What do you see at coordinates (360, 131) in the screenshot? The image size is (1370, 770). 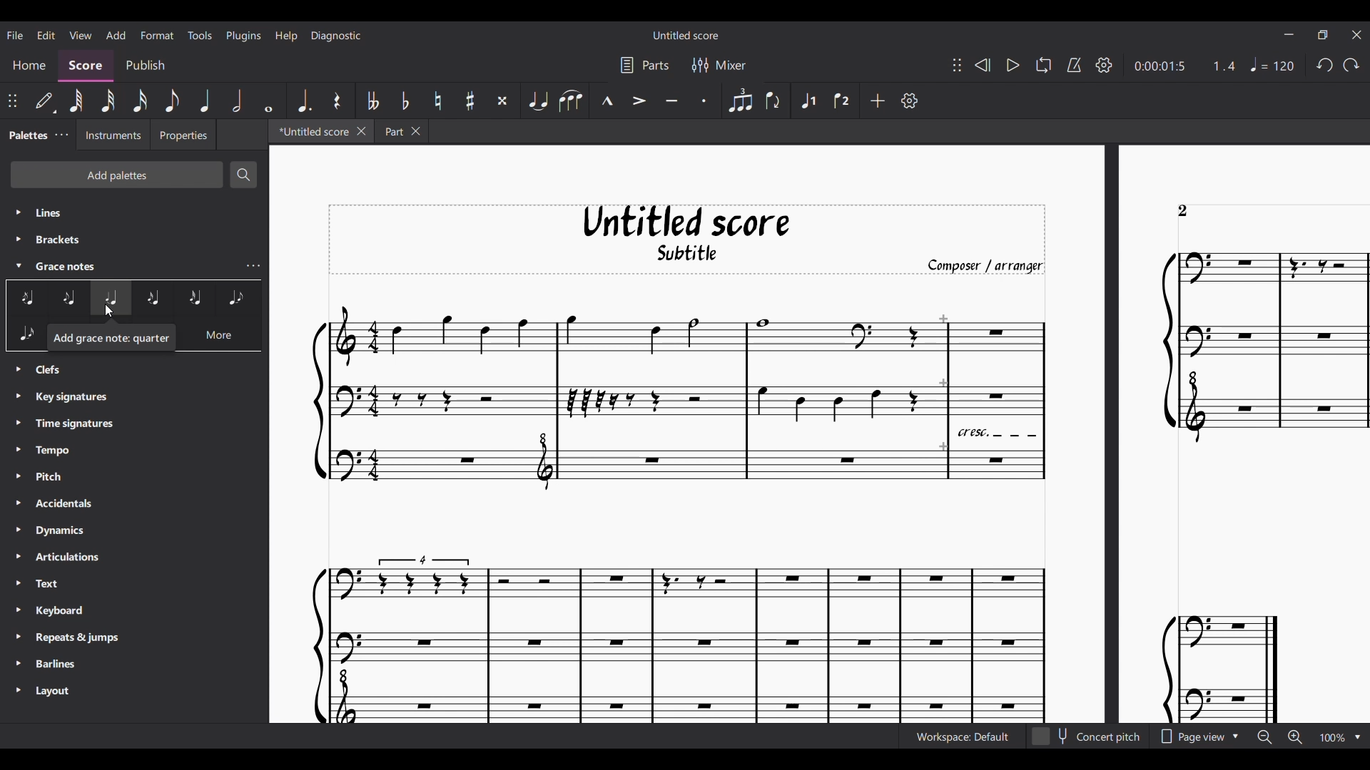 I see `Close current tab` at bounding box center [360, 131].